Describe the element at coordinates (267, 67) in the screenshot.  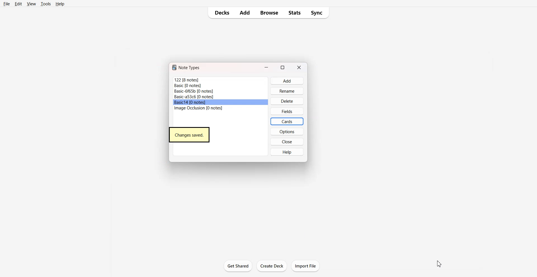
I see `Minimize` at that location.